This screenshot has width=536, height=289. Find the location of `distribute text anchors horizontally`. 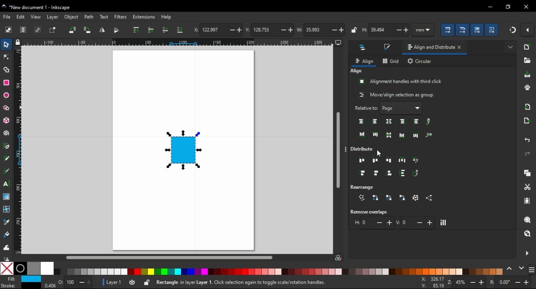

distribute text anchors horizontally is located at coordinates (416, 160).